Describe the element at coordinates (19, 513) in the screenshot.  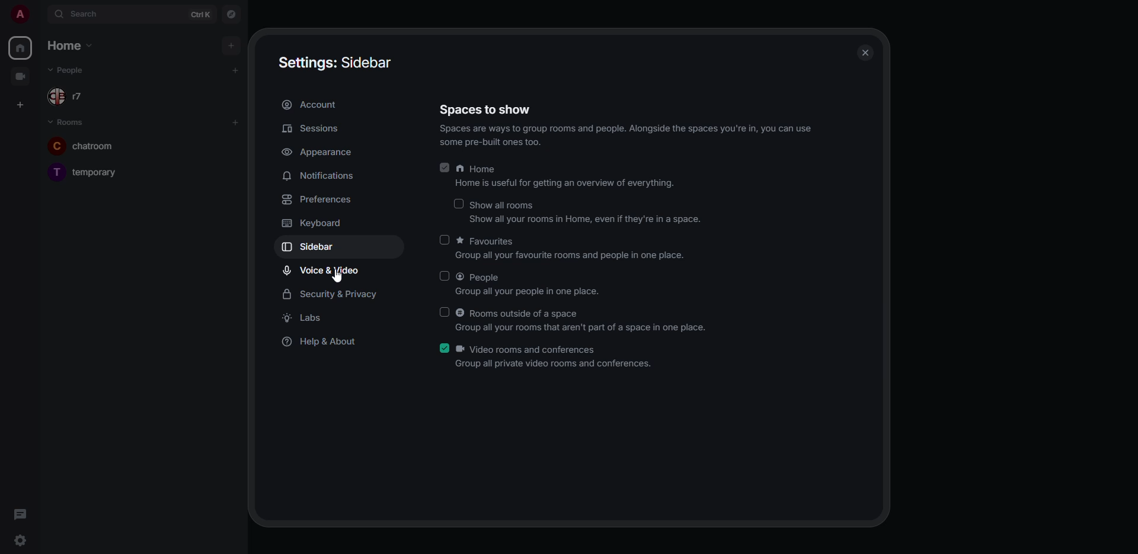
I see `threads` at that location.